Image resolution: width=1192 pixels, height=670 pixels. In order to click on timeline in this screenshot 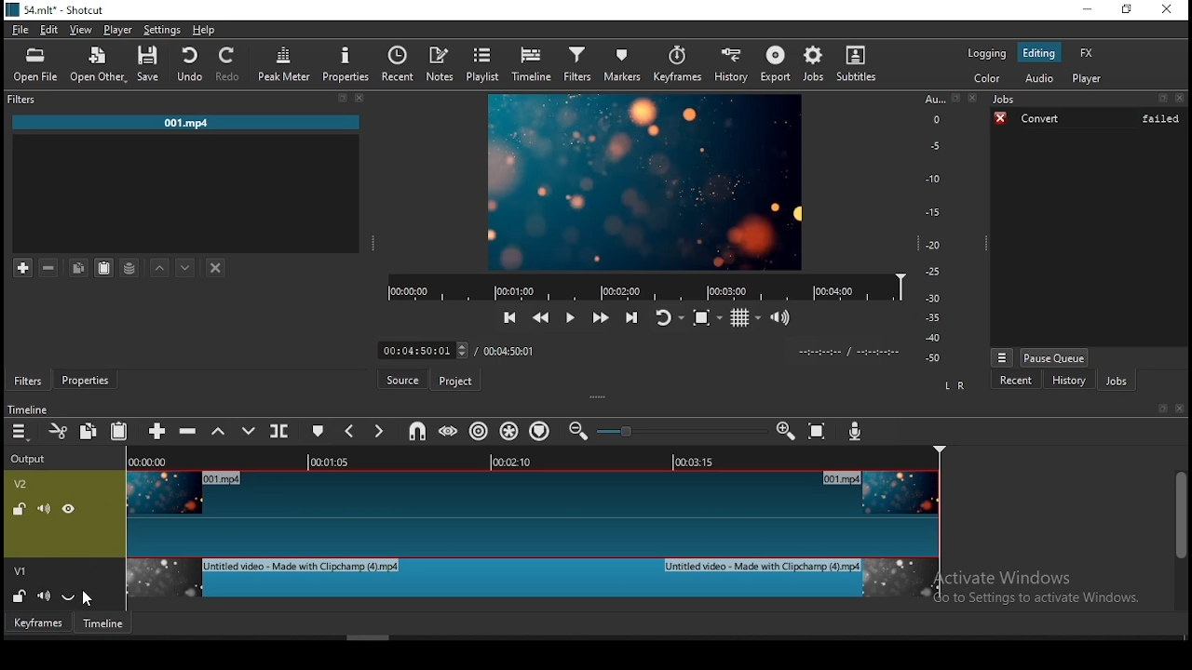, I will do `click(28, 410)`.